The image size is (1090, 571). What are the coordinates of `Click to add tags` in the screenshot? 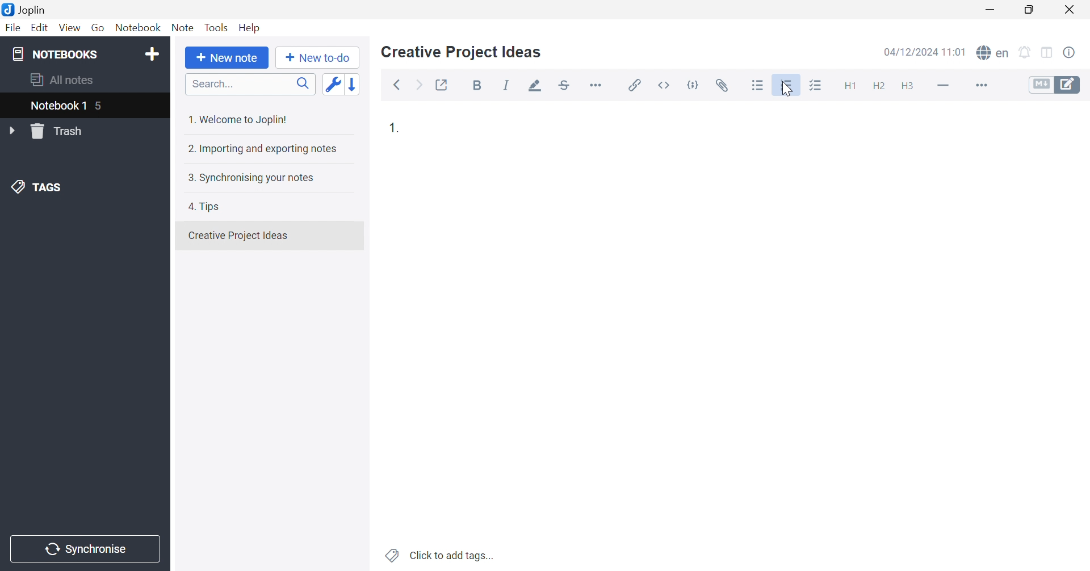 It's located at (438, 555).